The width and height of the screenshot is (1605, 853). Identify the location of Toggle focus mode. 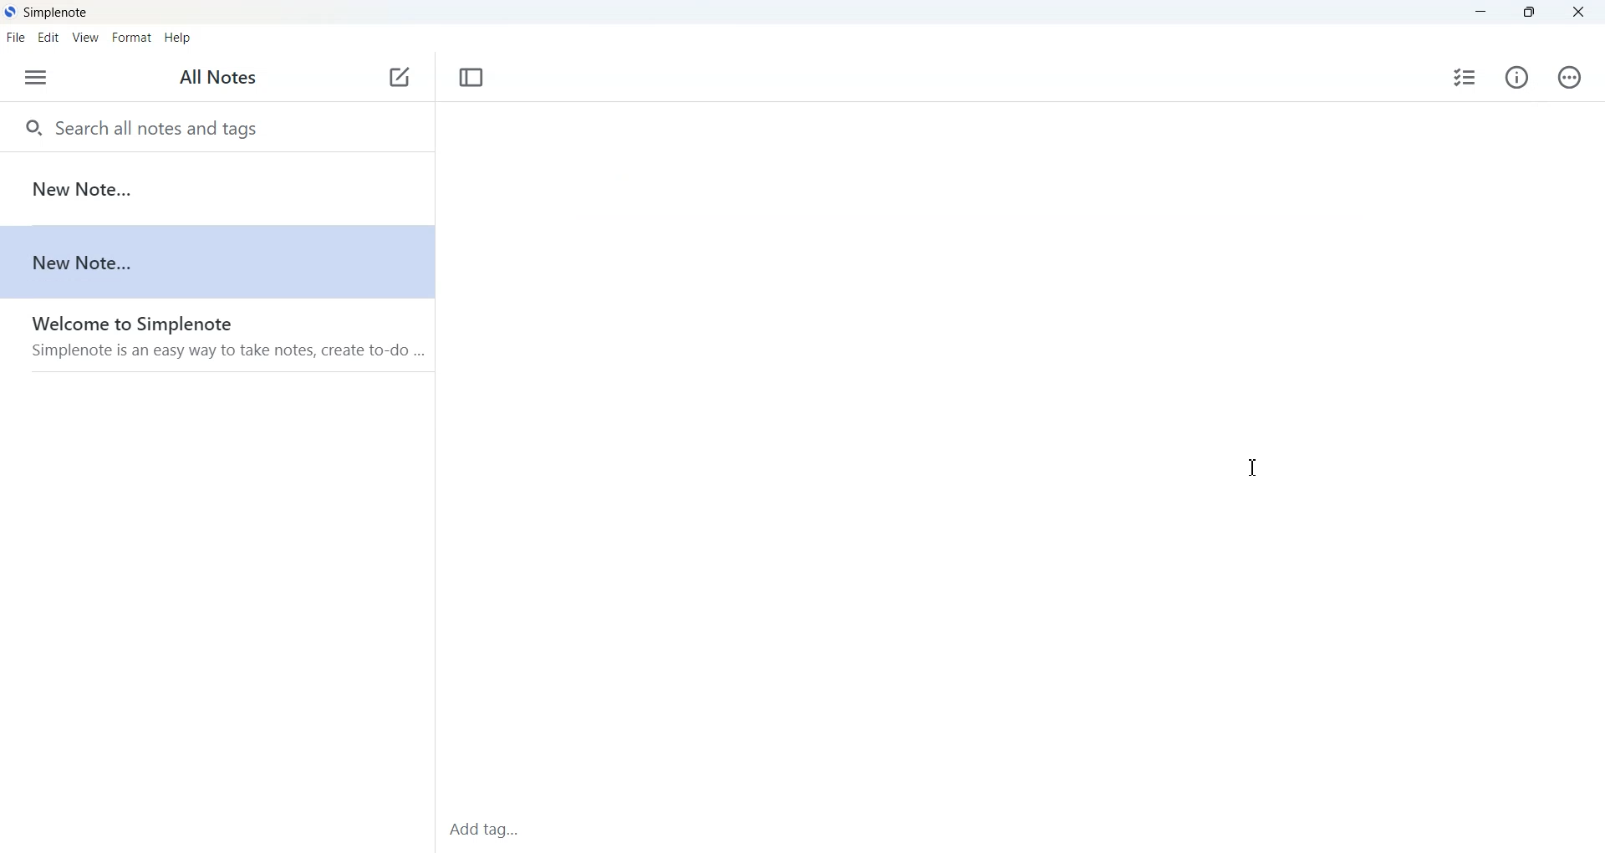
(470, 78).